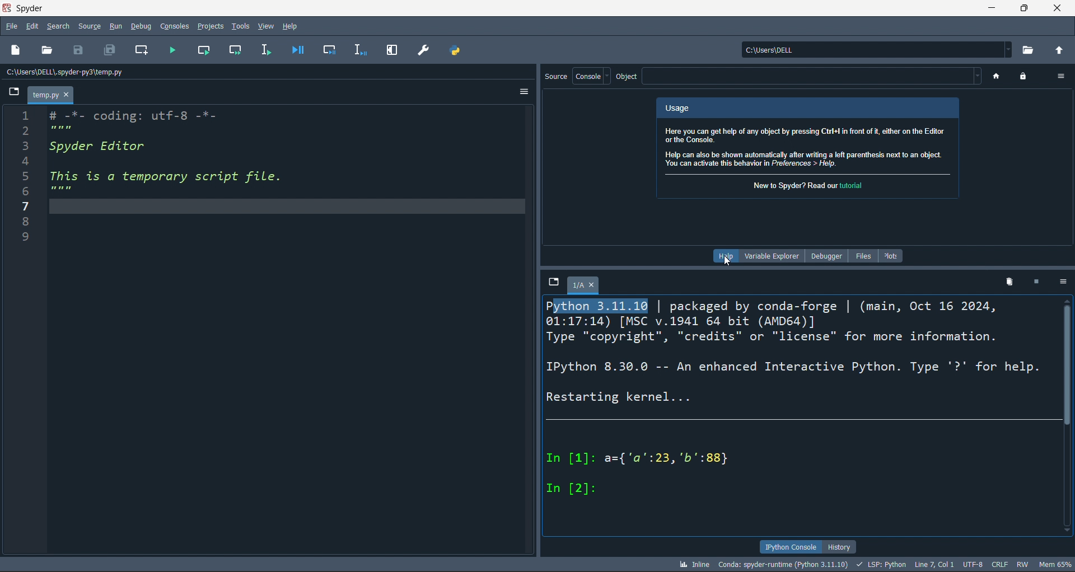 The image size is (1075, 572). Describe the element at coordinates (789, 547) in the screenshot. I see `ipython console` at that location.